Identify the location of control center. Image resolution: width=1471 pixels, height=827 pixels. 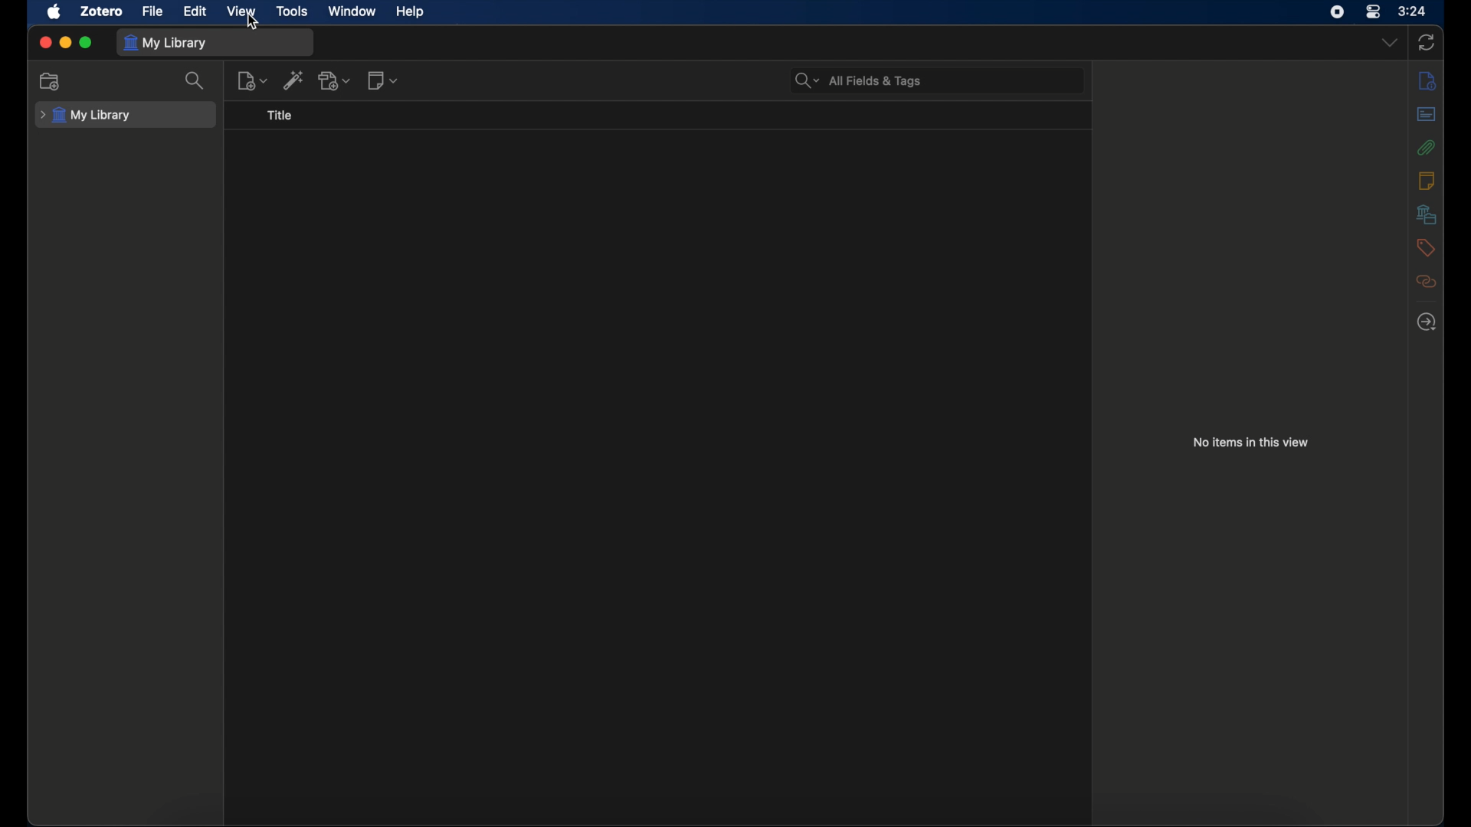
(1374, 12).